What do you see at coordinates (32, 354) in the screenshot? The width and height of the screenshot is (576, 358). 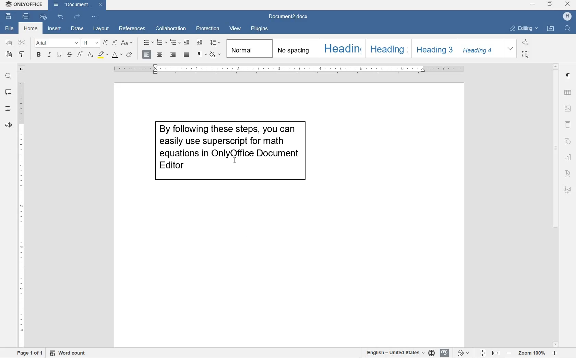 I see `page 1 of 1` at bounding box center [32, 354].